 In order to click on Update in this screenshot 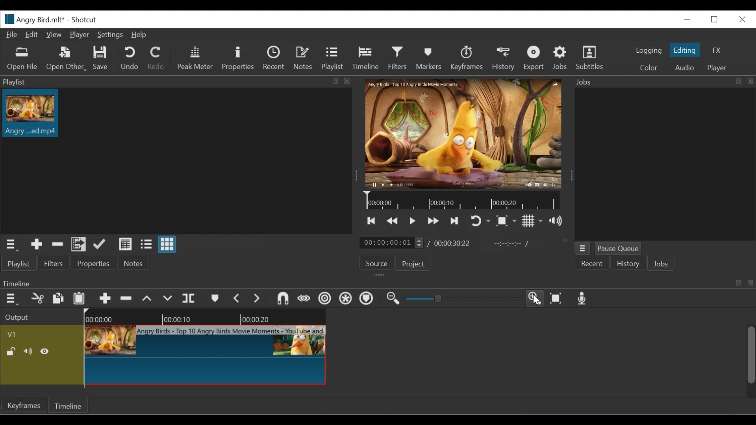, I will do `click(101, 245)`.